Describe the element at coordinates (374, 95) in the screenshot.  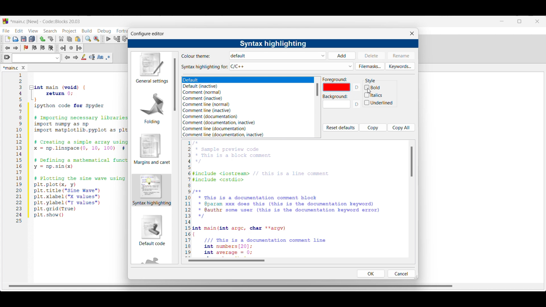
I see `italics` at that location.